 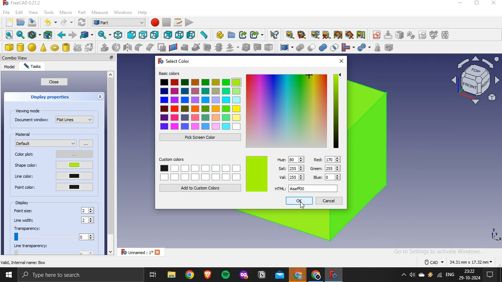 What do you see at coordinates (338, 35) in the screenshot?
I see `toggle all` at bounding box center [338, 35].